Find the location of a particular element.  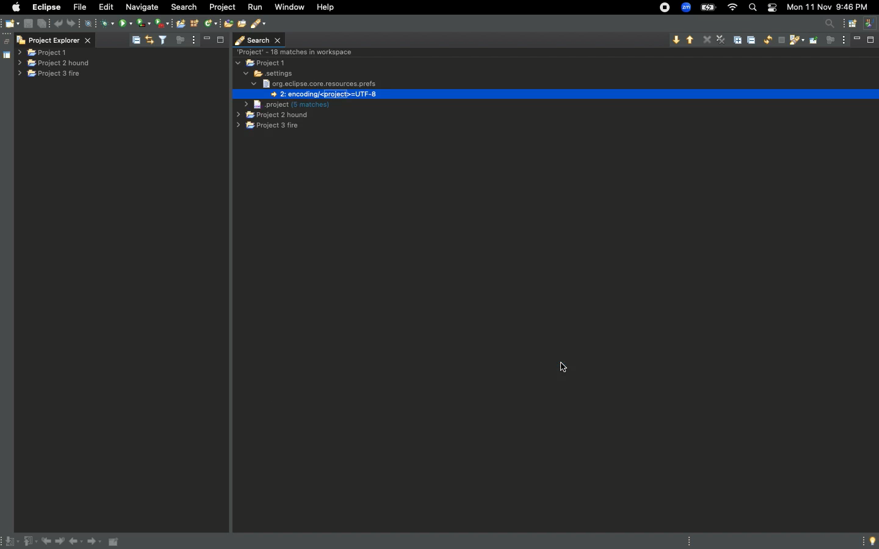

skip all break points is located at coordinates (90, 22).